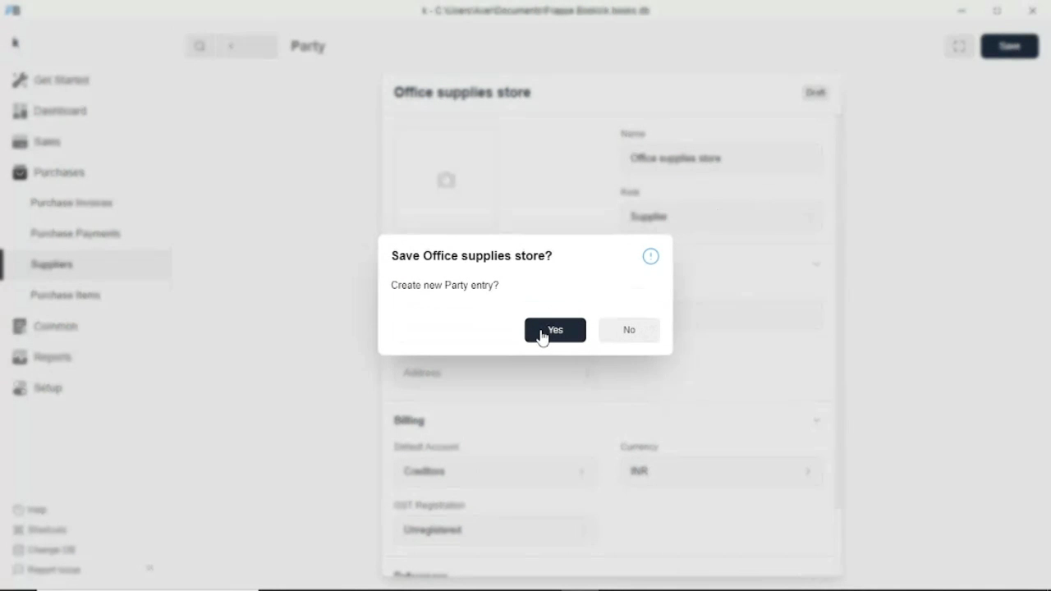 Image resolution: width=1051 pixels, height=591 pixels. I want to click on k, so click(16, 43).